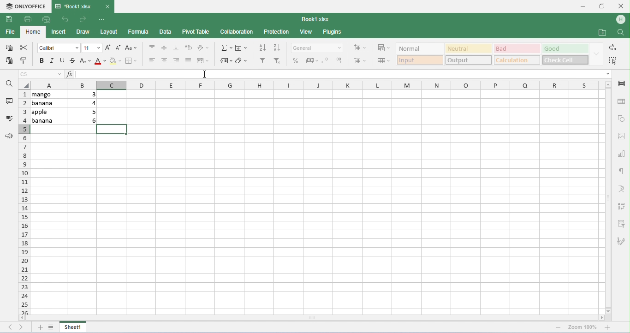 The width and height of the screenshot is (630, 333). I want to click on print, so click(27, 19).